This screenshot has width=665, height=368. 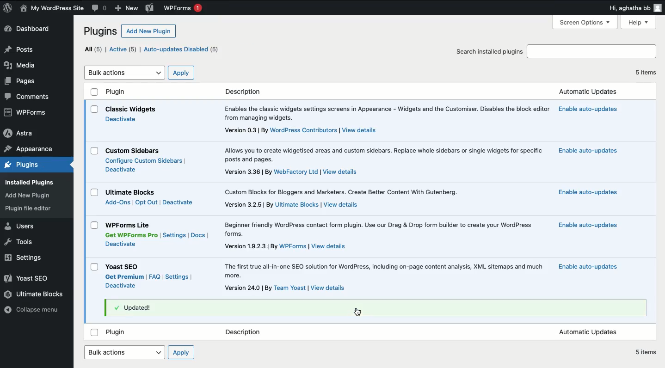 What do you see at coordinates (646, 352) in the screenshot?
I see `5 items` at bounding box center [646, 352].